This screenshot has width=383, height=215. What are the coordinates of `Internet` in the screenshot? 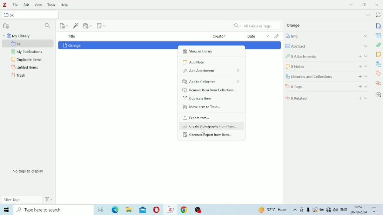 It's located at (329, 210).